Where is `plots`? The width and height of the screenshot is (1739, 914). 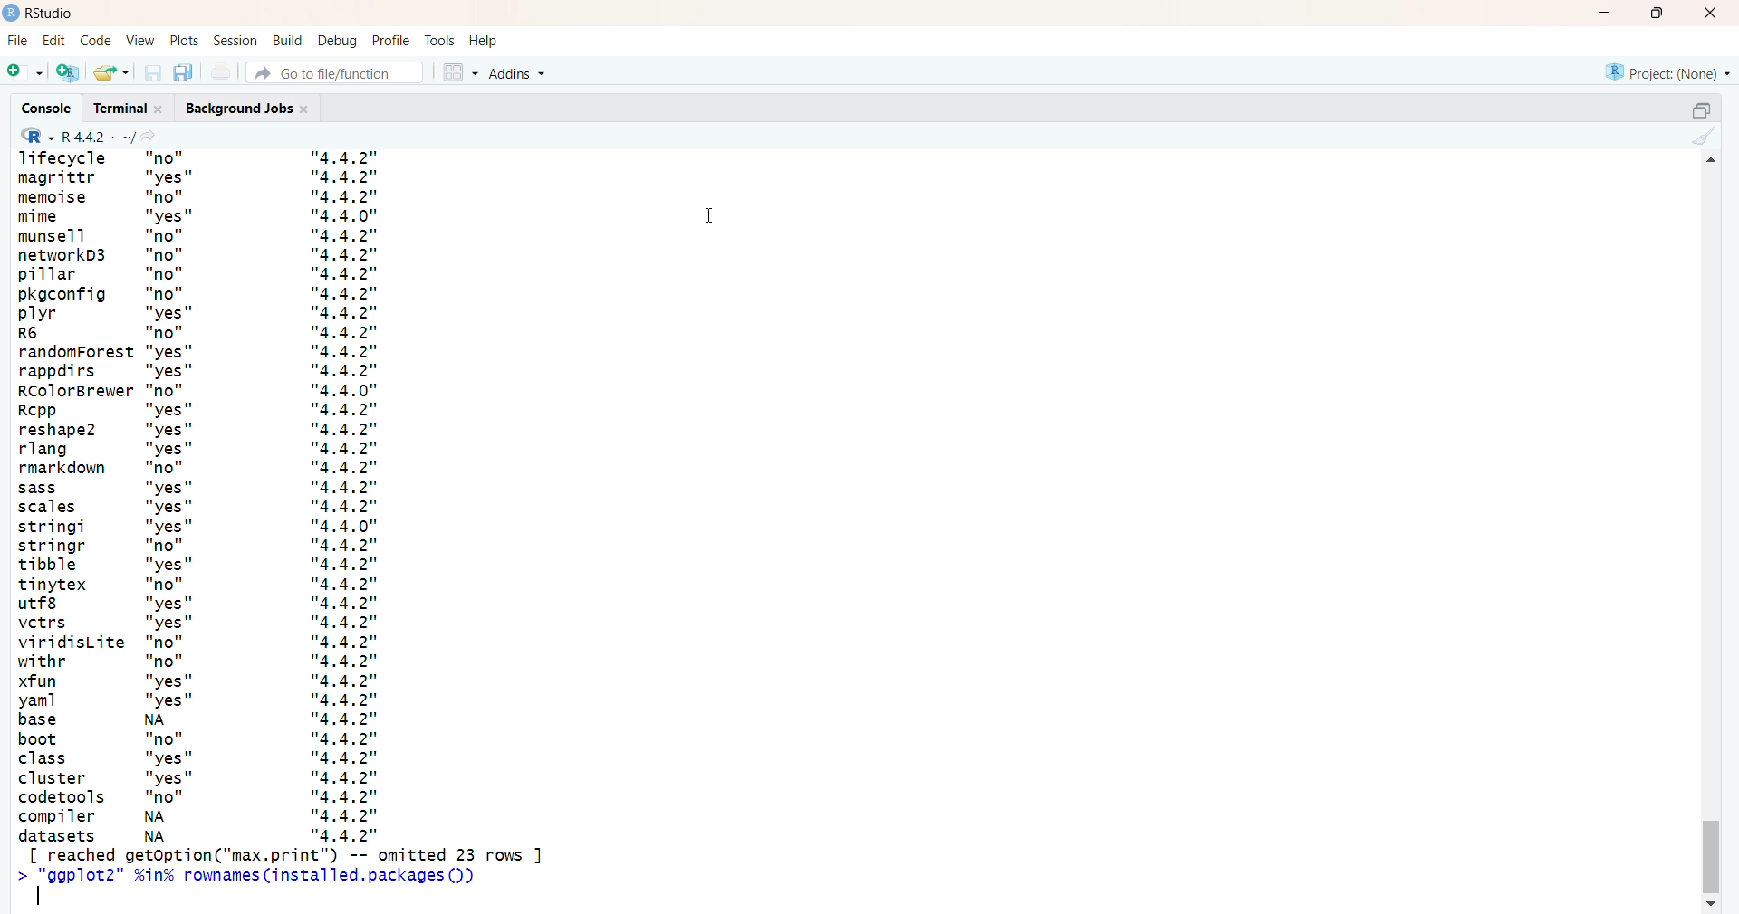 plots is located at coordinates (182, 39).